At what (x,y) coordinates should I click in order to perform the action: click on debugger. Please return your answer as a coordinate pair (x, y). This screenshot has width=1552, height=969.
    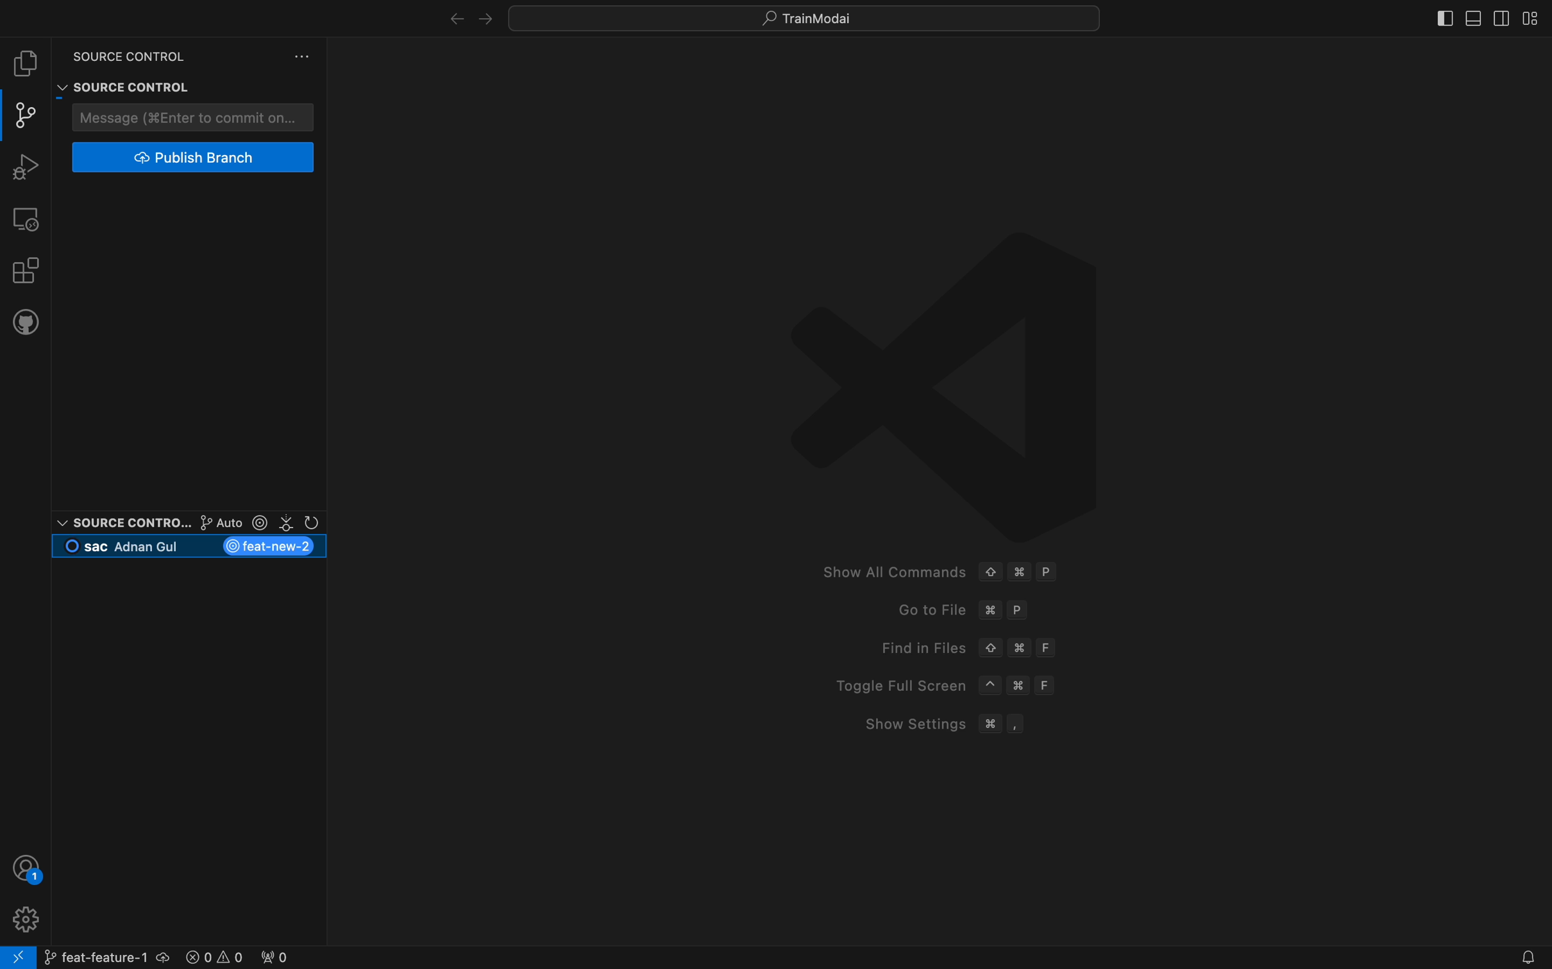
    Looking at the image, I should click on (25, 165).